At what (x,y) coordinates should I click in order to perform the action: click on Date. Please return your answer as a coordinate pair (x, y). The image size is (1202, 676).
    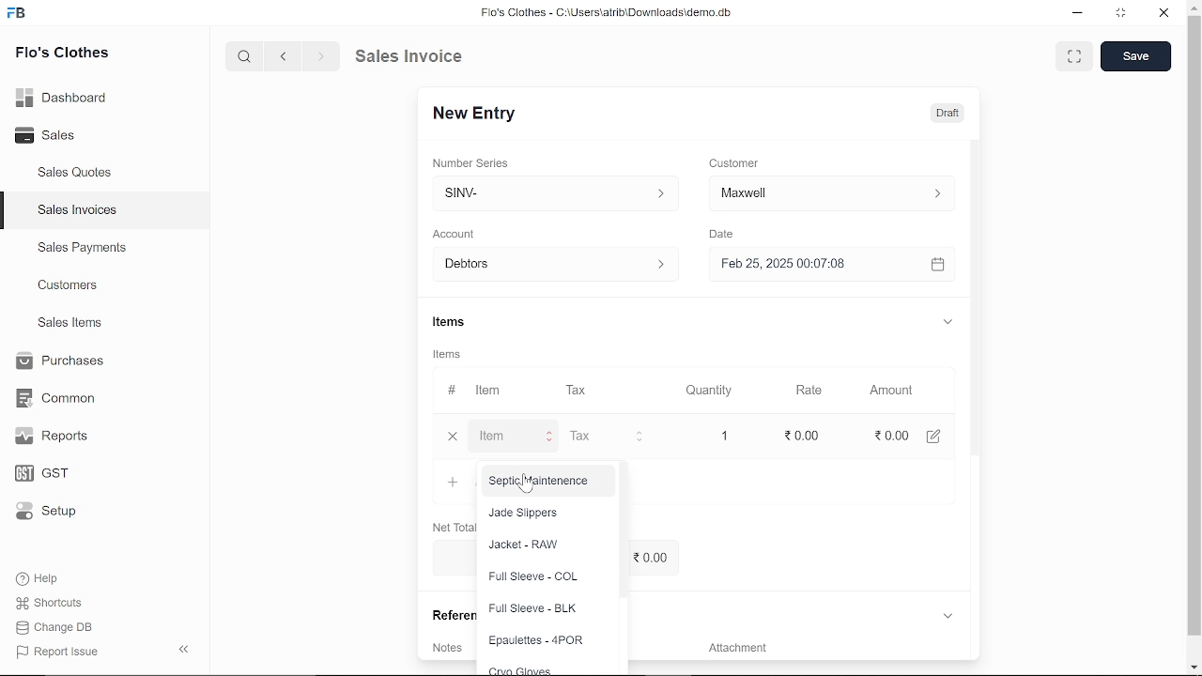
    Looking at the image, I should click on (732, 234).